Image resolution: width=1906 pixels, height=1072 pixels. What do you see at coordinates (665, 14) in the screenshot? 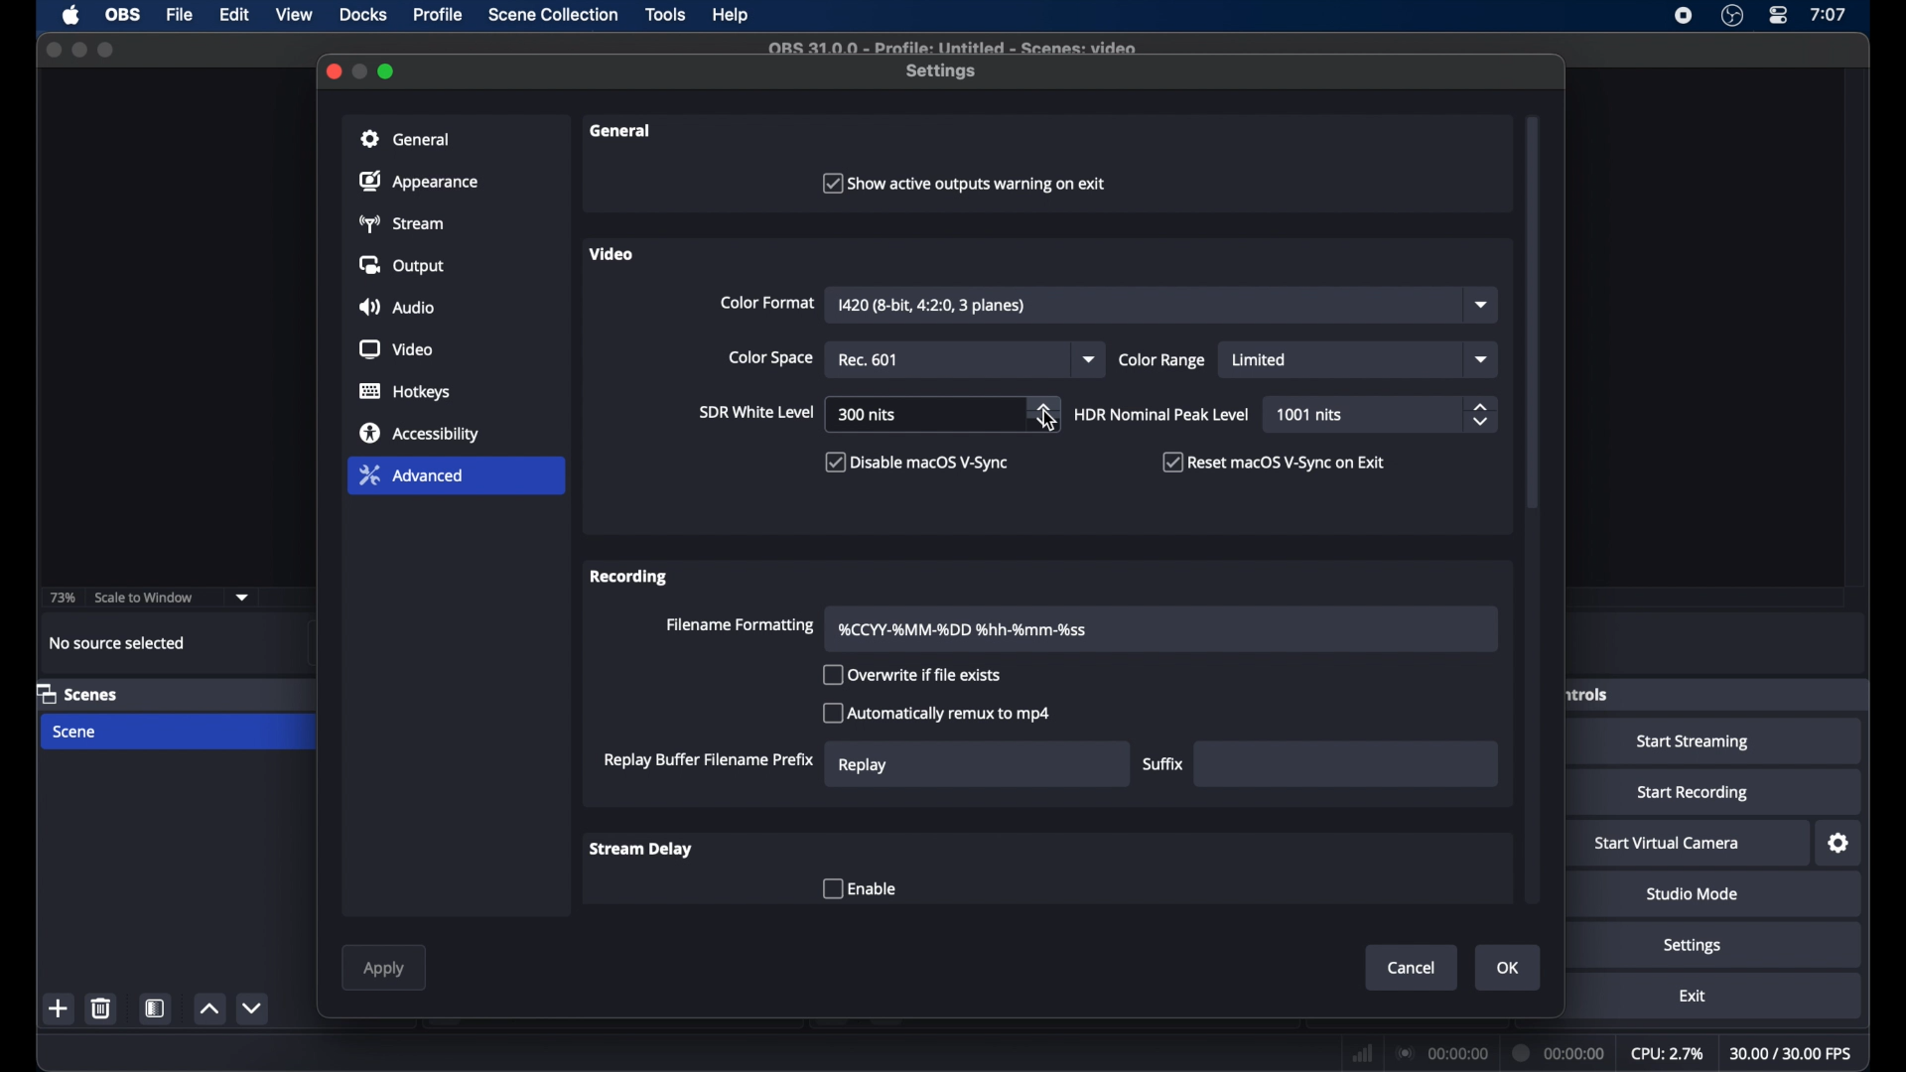
I see `tools` at bounding box center [665, 14].